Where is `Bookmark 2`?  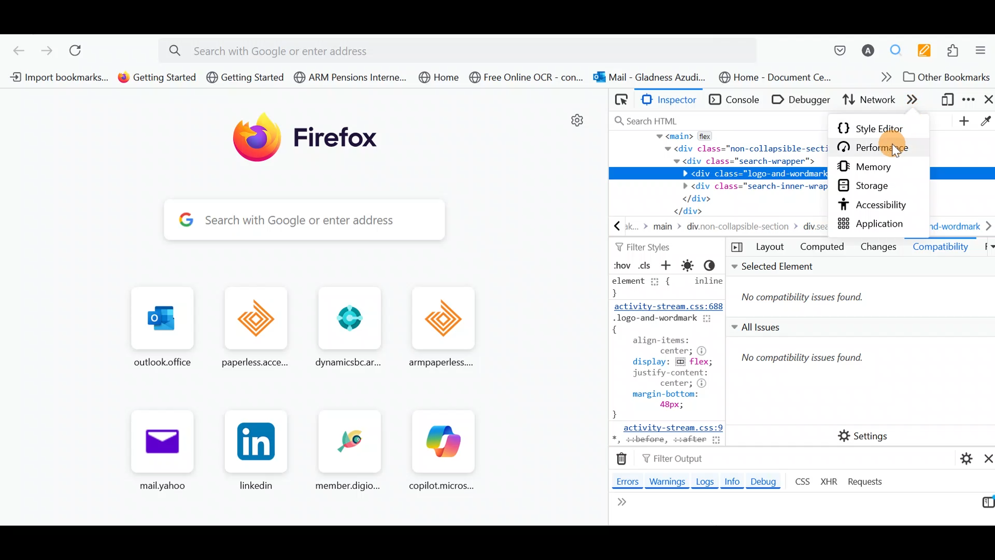
Bookmark 2 is located at coordinates (157, 77).